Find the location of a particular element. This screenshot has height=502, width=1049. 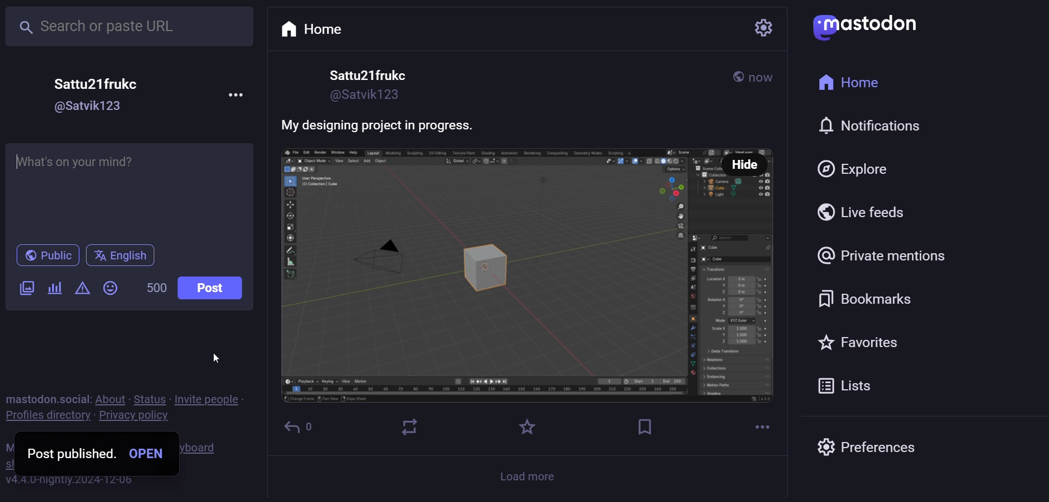

post is located at coordinates (213, 287).